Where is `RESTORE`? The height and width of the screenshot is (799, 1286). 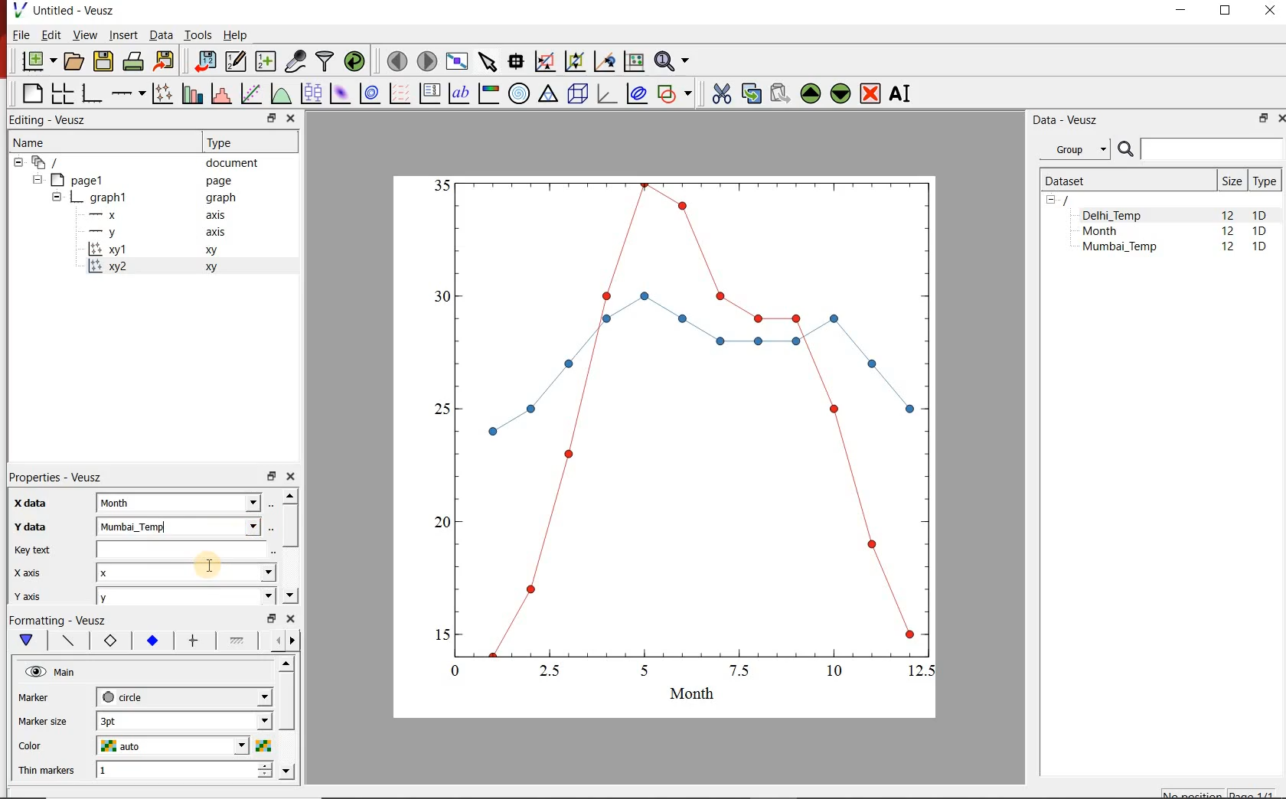
RESTORE is located at coordinates (1264, 119).